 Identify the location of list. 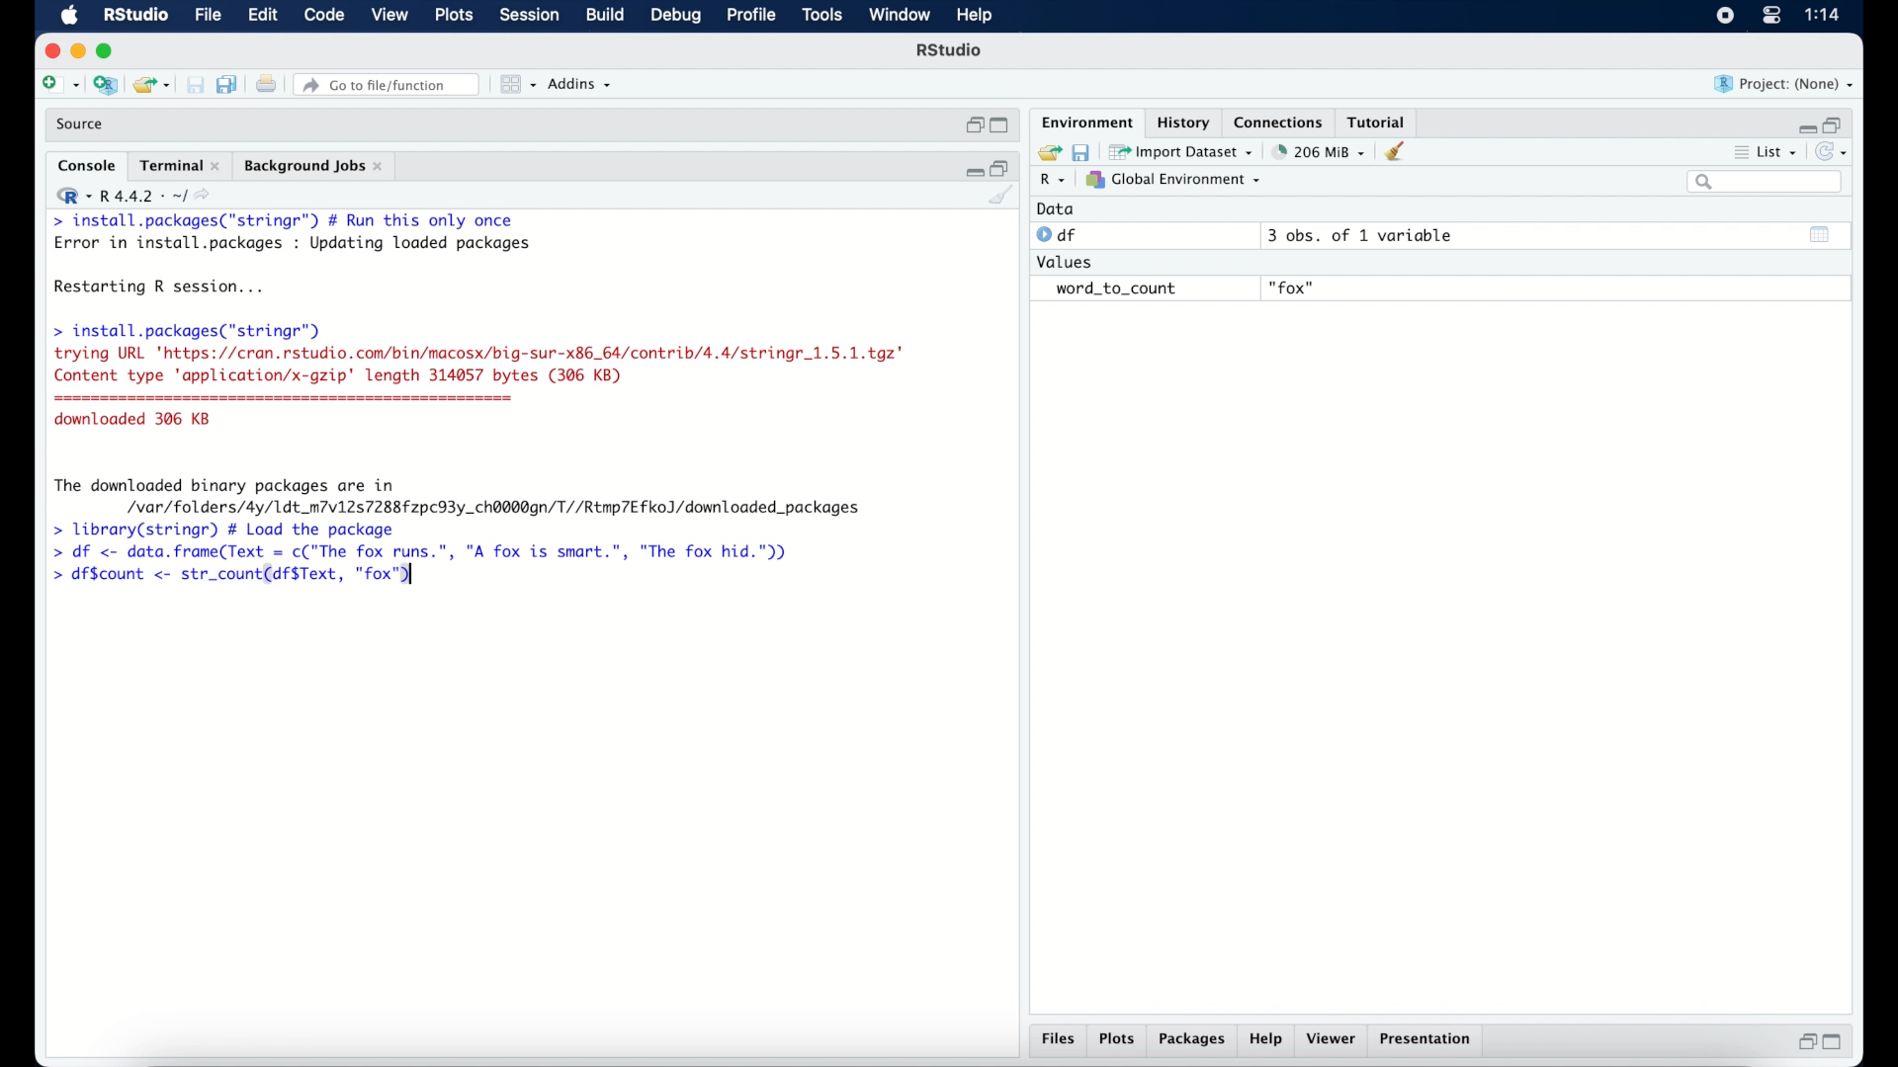
(1768, 154).